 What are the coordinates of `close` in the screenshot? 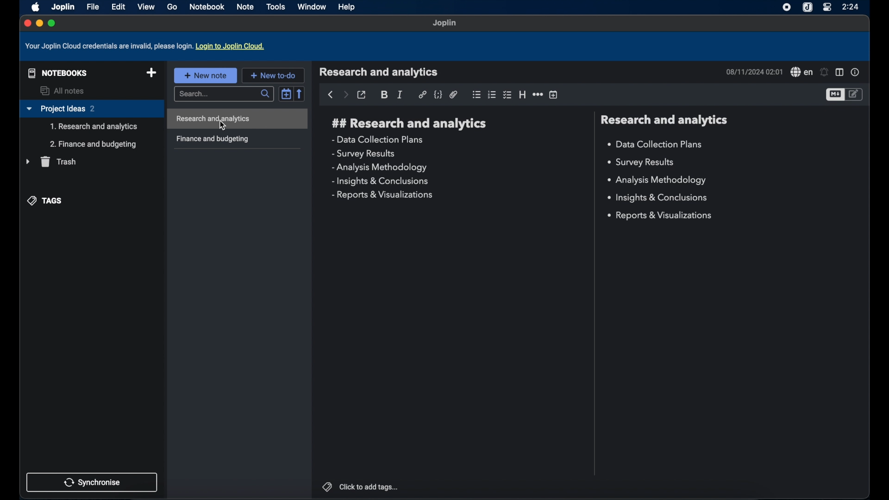 It's located at (26, 23).